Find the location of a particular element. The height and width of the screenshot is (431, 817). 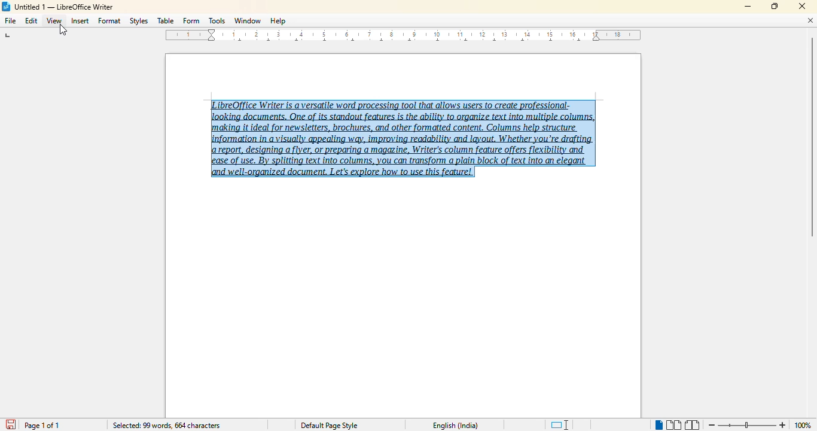

close document is located at coordinates (811, 20).